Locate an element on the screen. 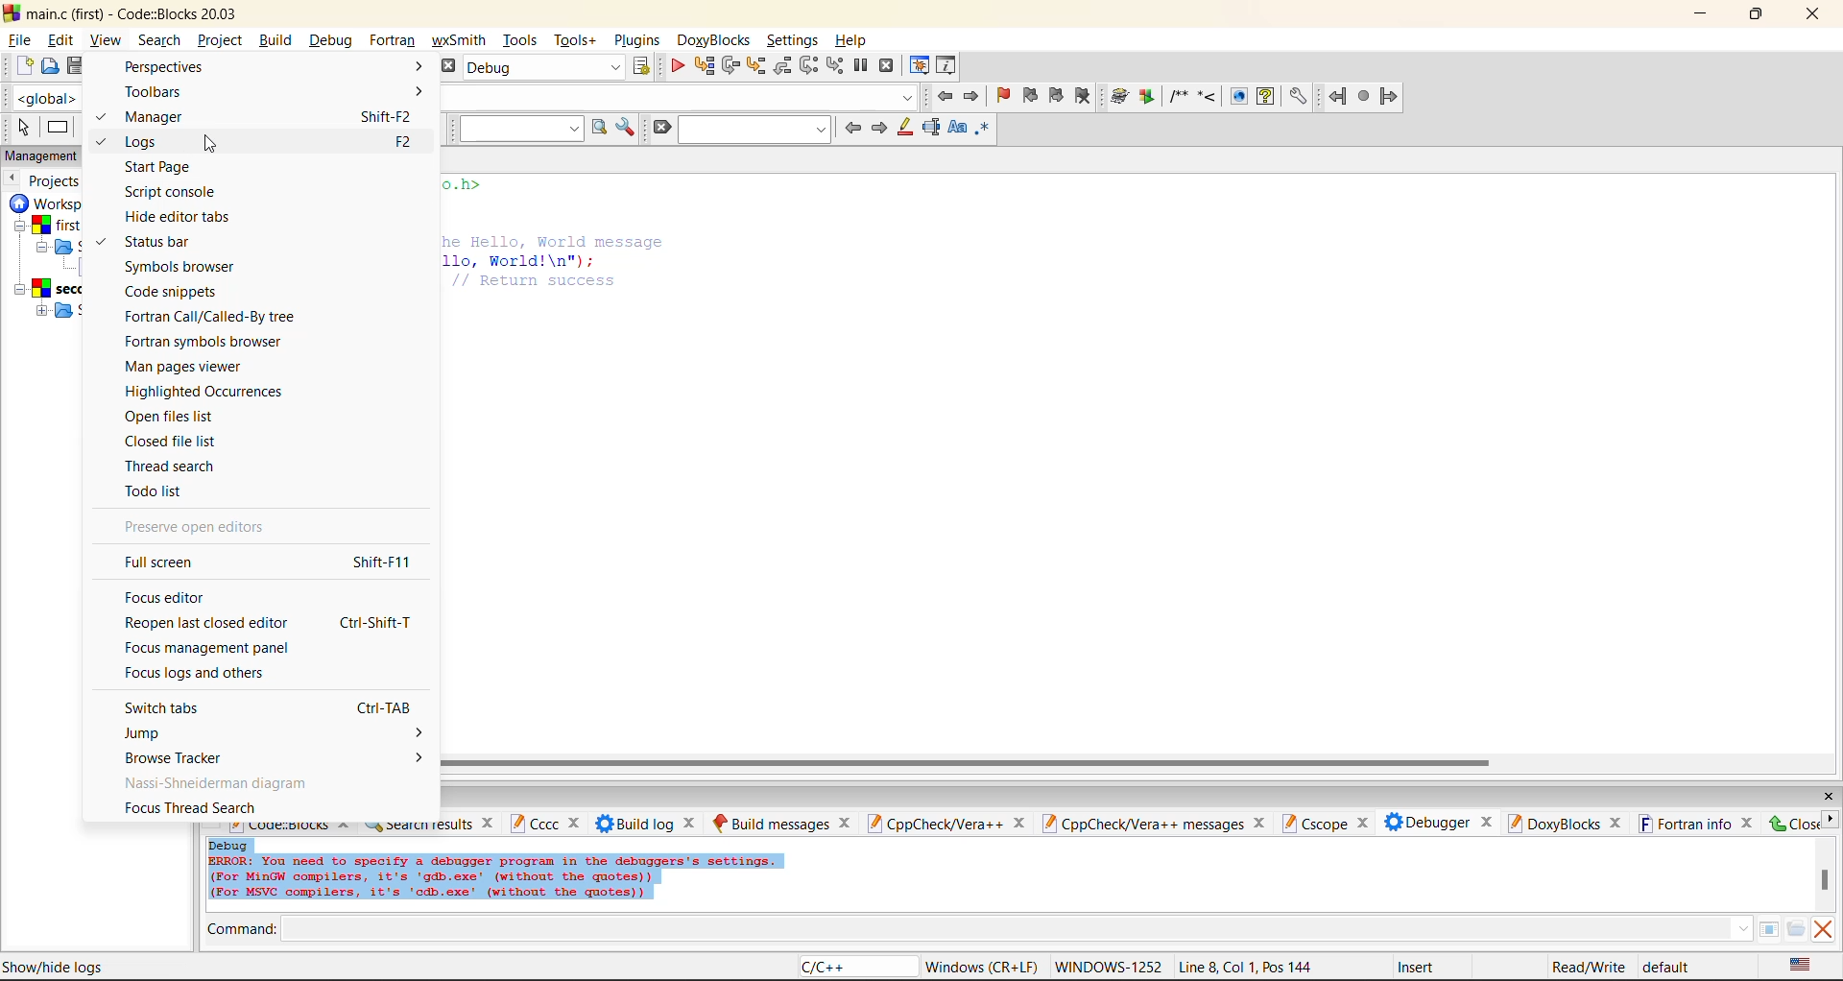 This screenshot has width=1843, height=981. vertical scroll bar is located at coordinates (1825, 882).